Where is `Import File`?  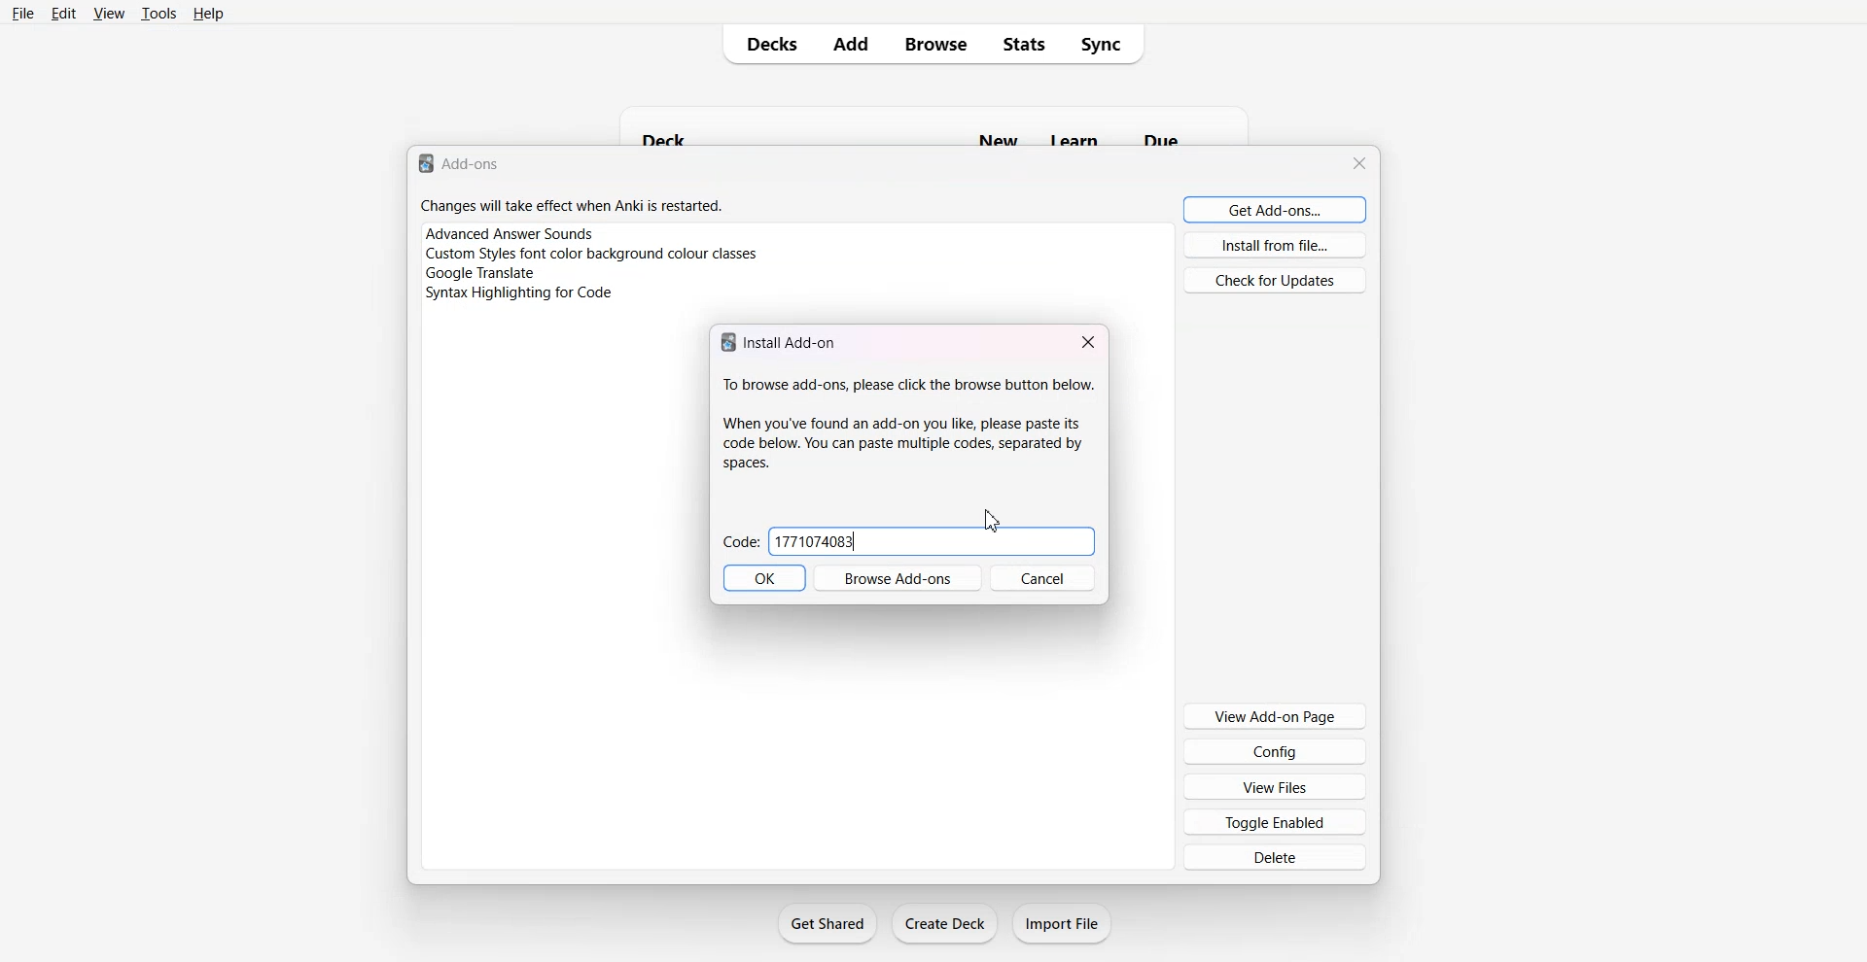 Import File is located at coordinates (1065, 923).